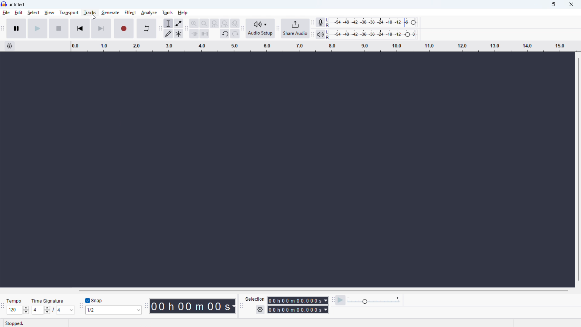 The image size is (581, 327). Describe the element at coordinates (130, 12) in the screenshot. I see `Effect ` at that location.